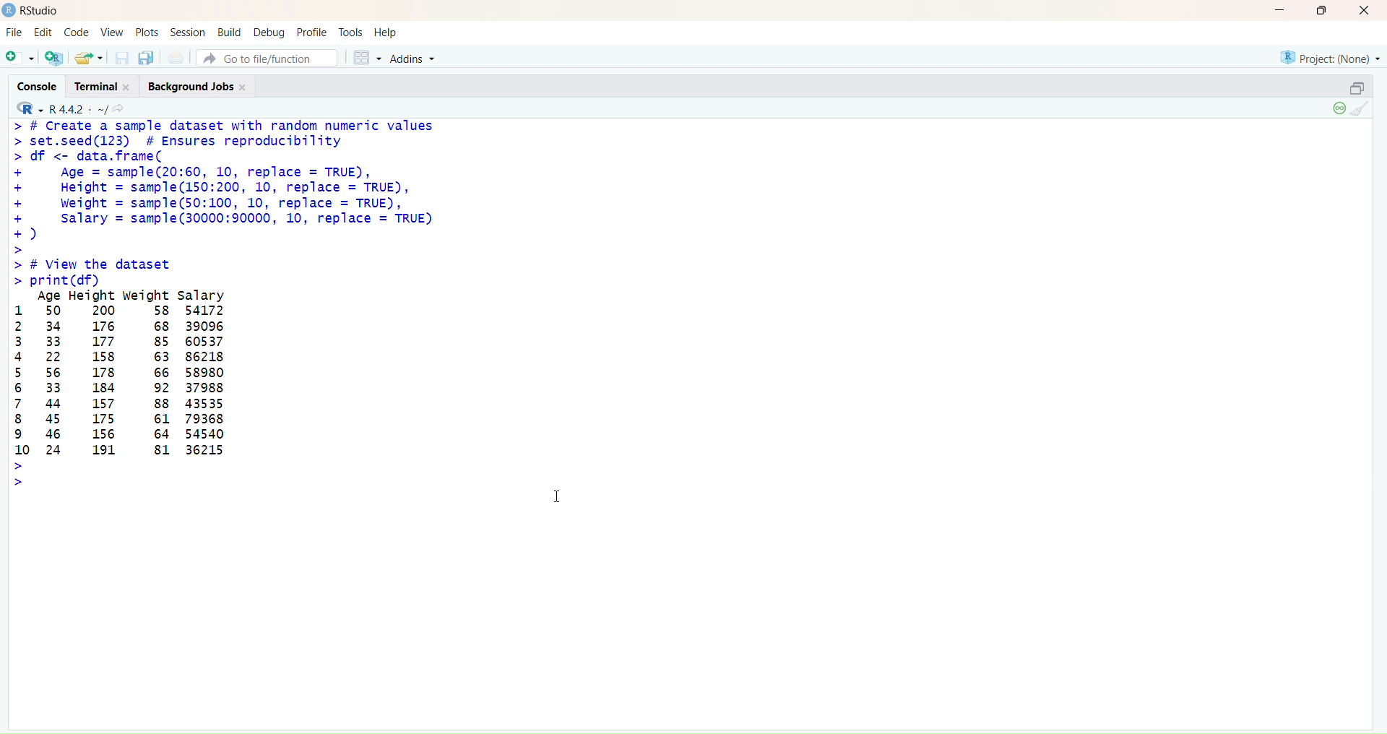 This screenshot has height=734, width=1387. Describe the element at coordinates (124, 108) in the screenshot. I see `Show in new window` at that location.